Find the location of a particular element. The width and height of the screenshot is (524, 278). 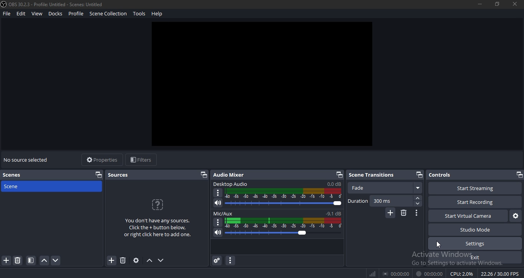

volume slider is located at coordinates (279, 204).